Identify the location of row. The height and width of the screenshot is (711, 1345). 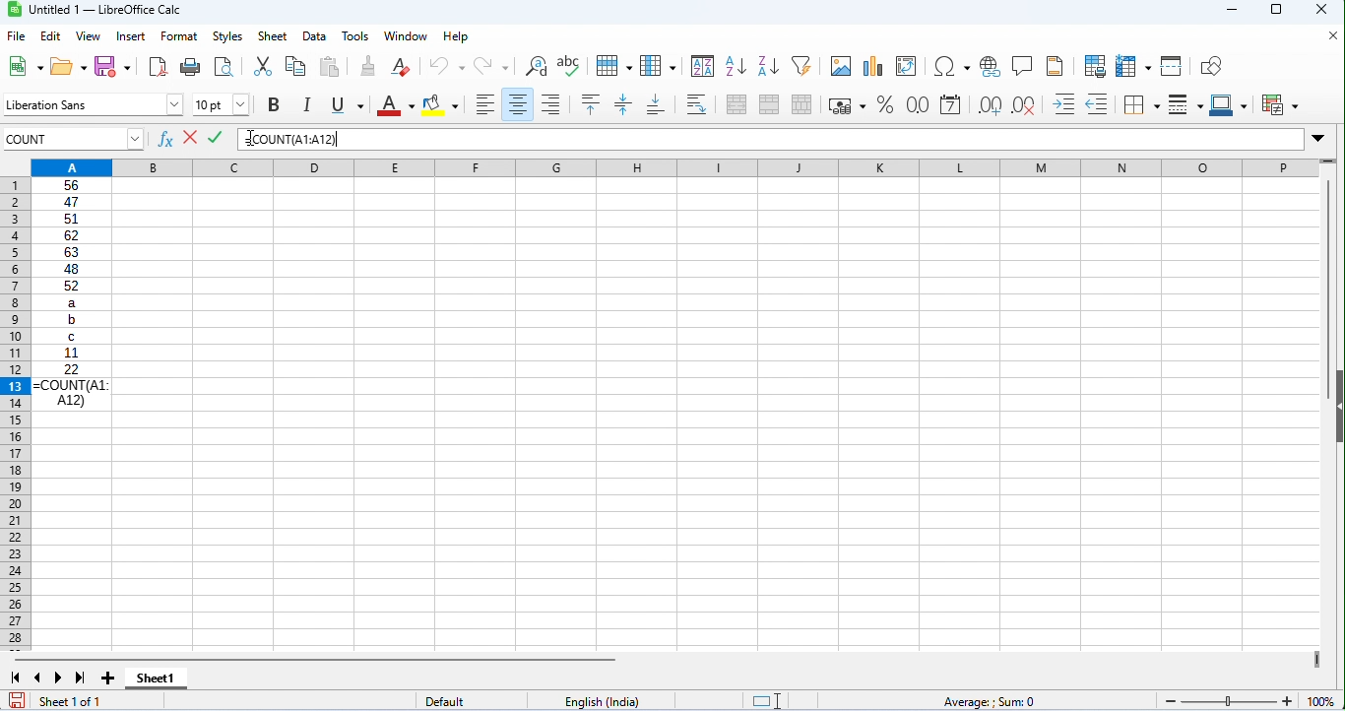
(612, 64).